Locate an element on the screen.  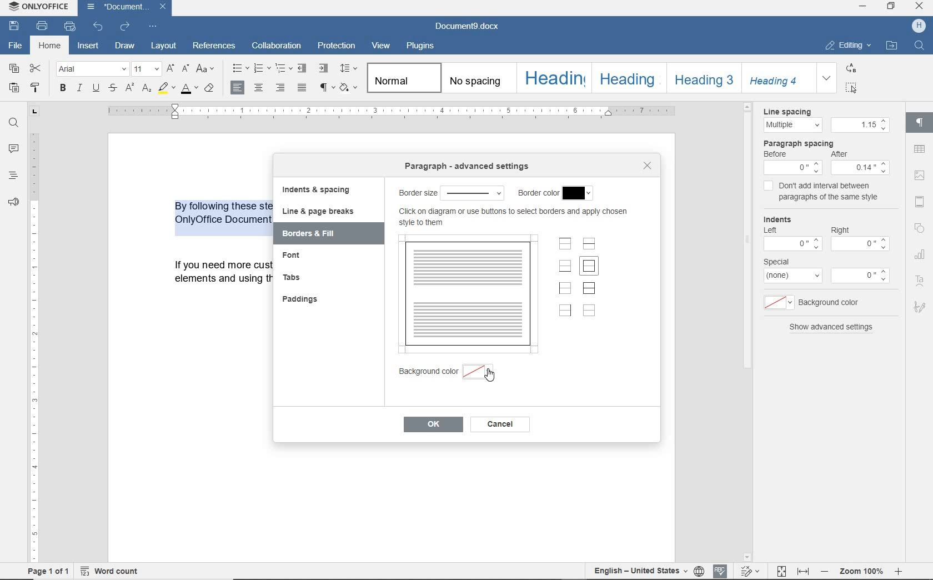
set right border only is located at coordinates (564, 311).